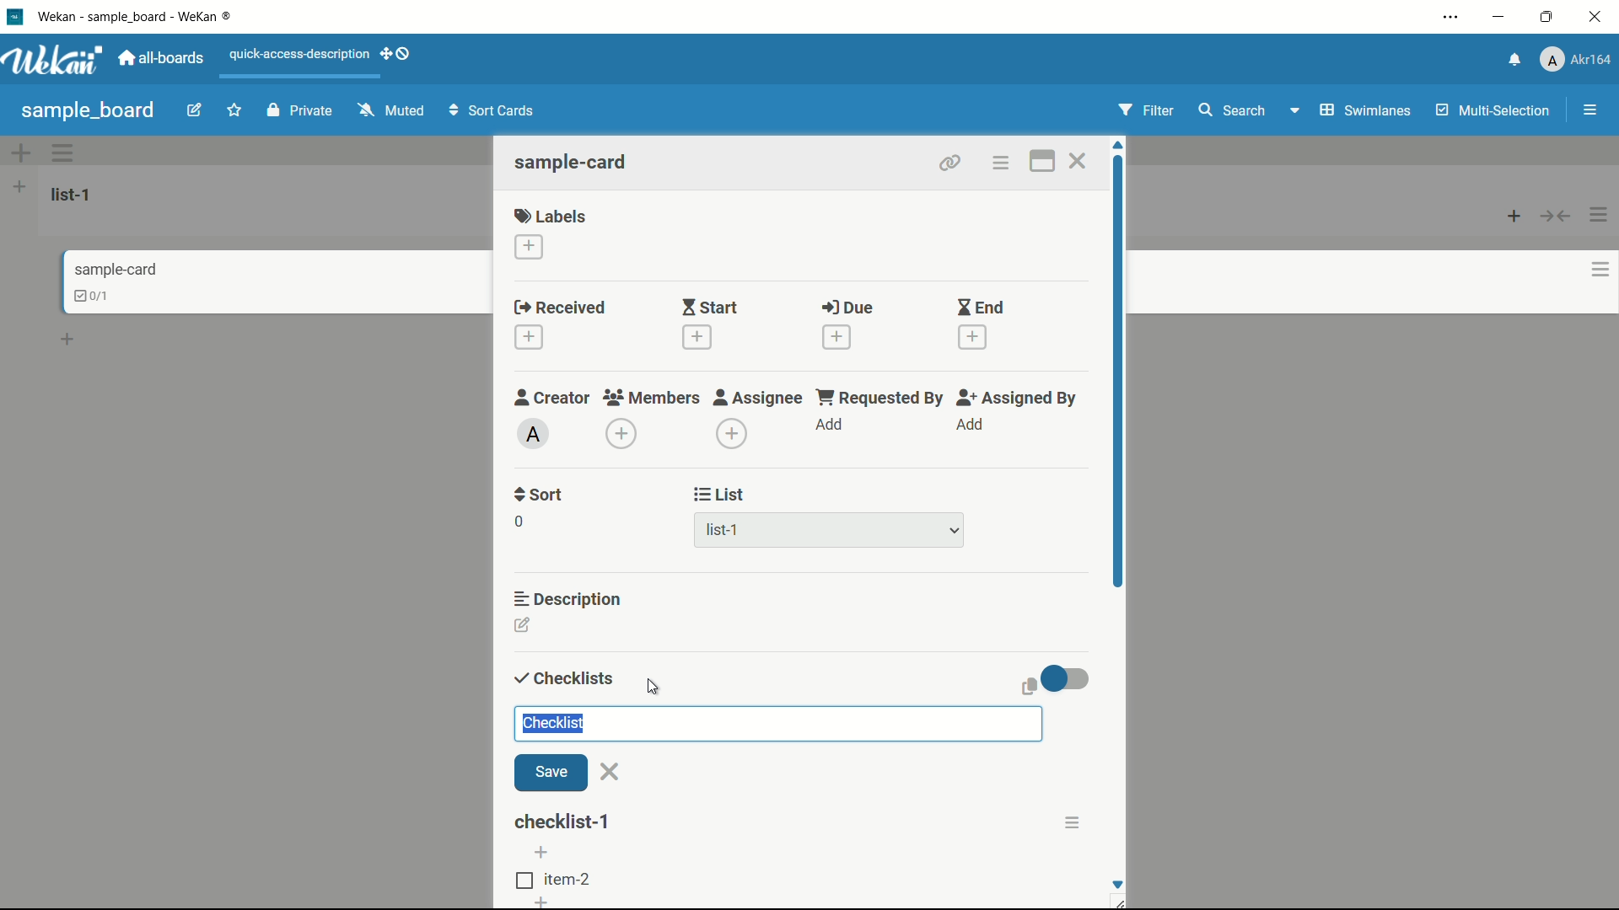 The height and width of the screenshot is (910, 1619). I want to click on add description, so click(524, 628).